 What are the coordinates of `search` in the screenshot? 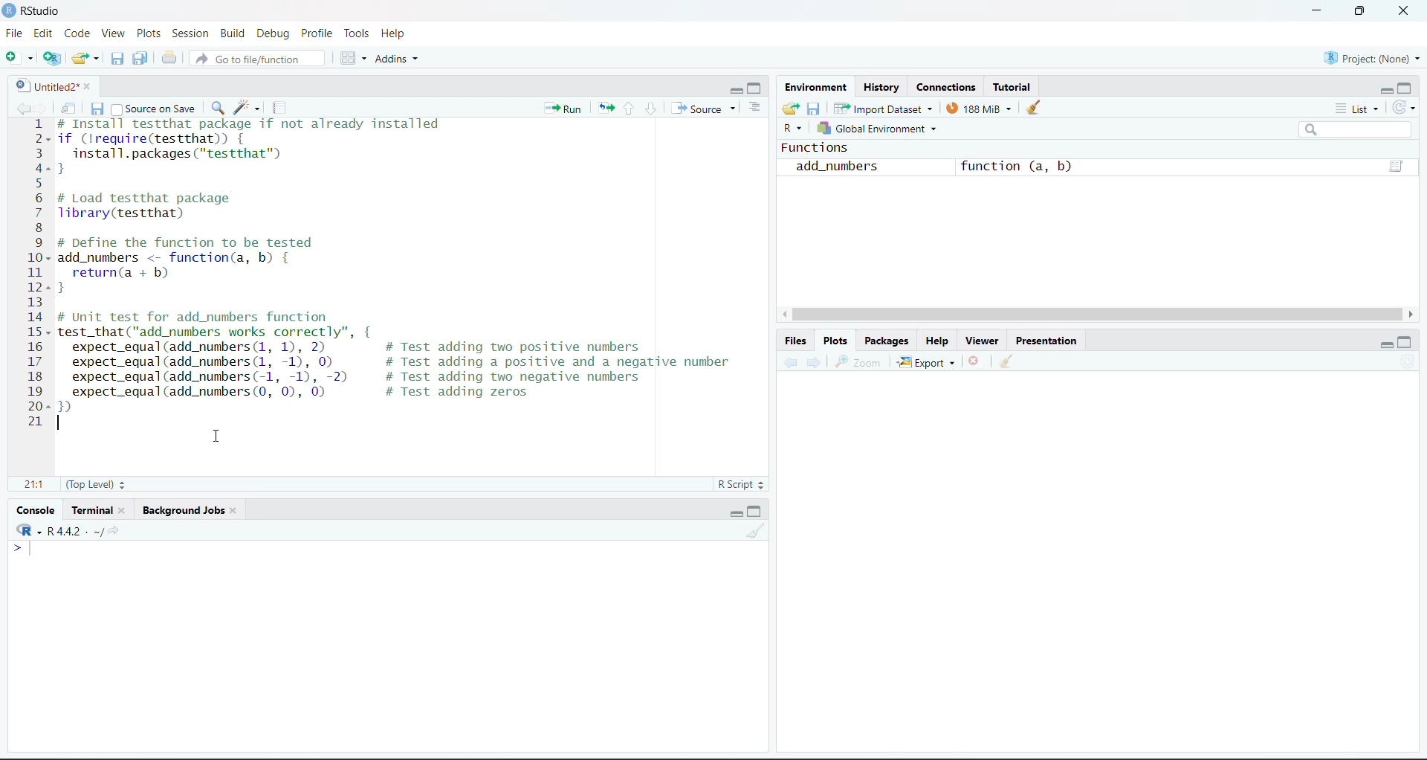 It's located at (1356, 130).